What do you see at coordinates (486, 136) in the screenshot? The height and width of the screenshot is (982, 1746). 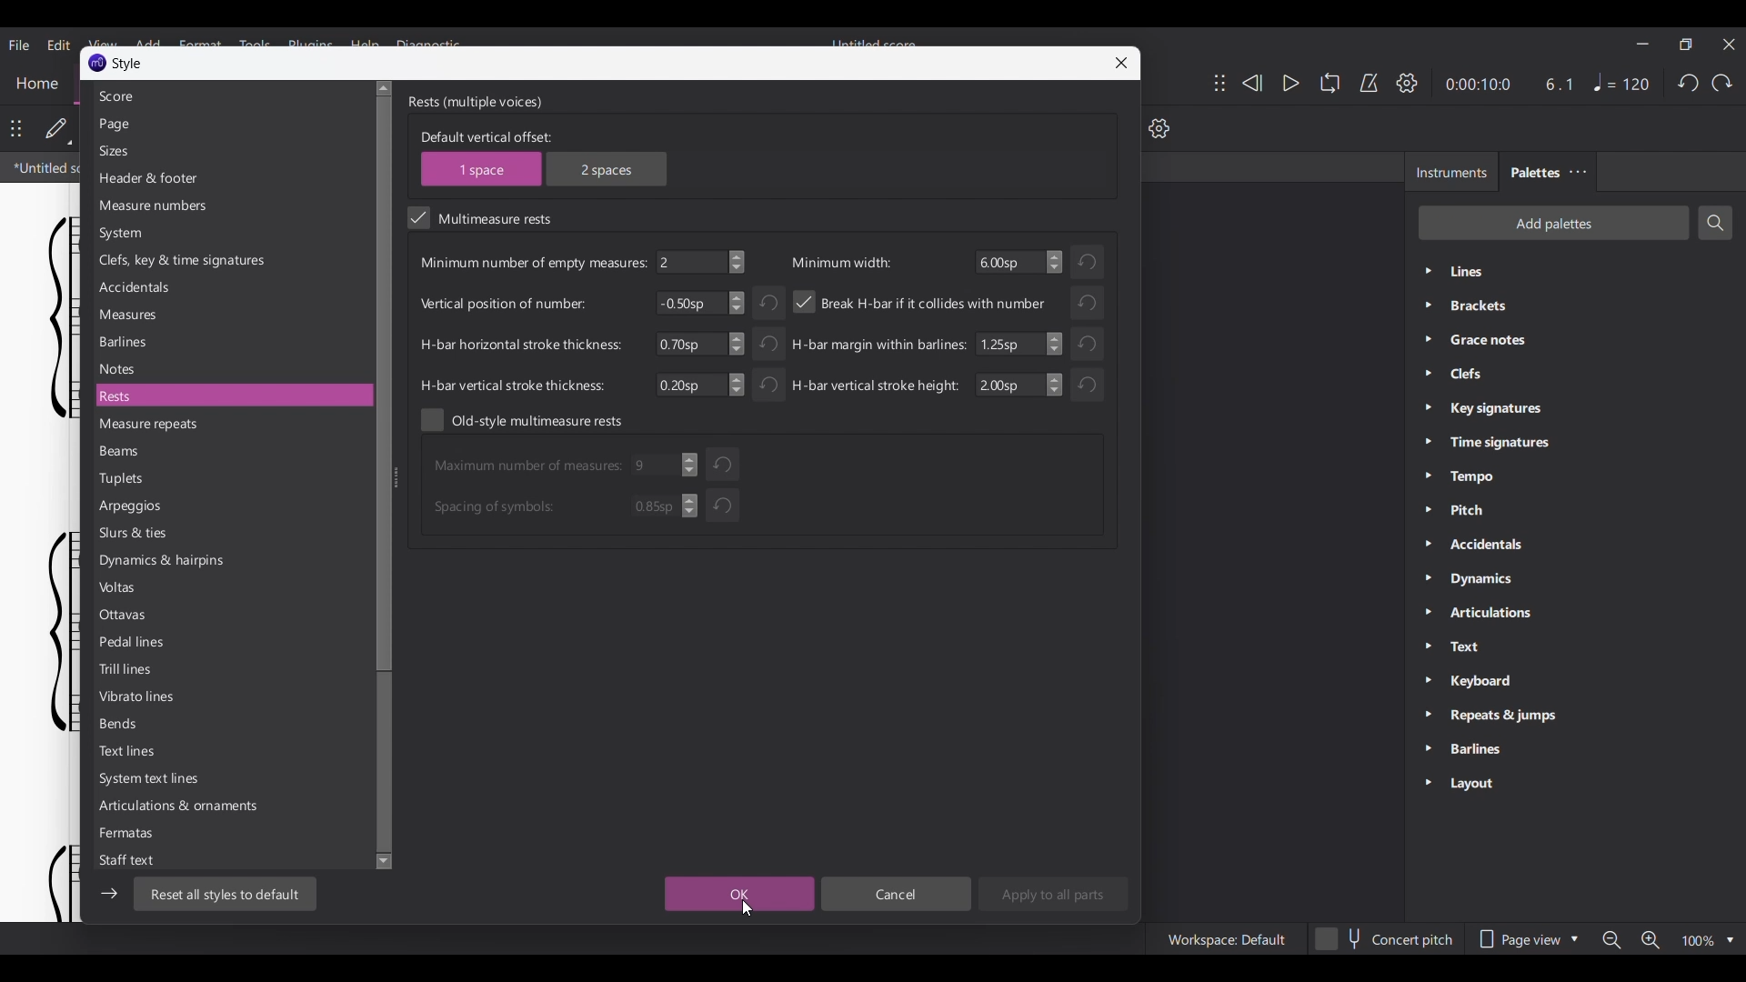 I see `Indicates default vertical offset choice` at bounding box center [486, 136].